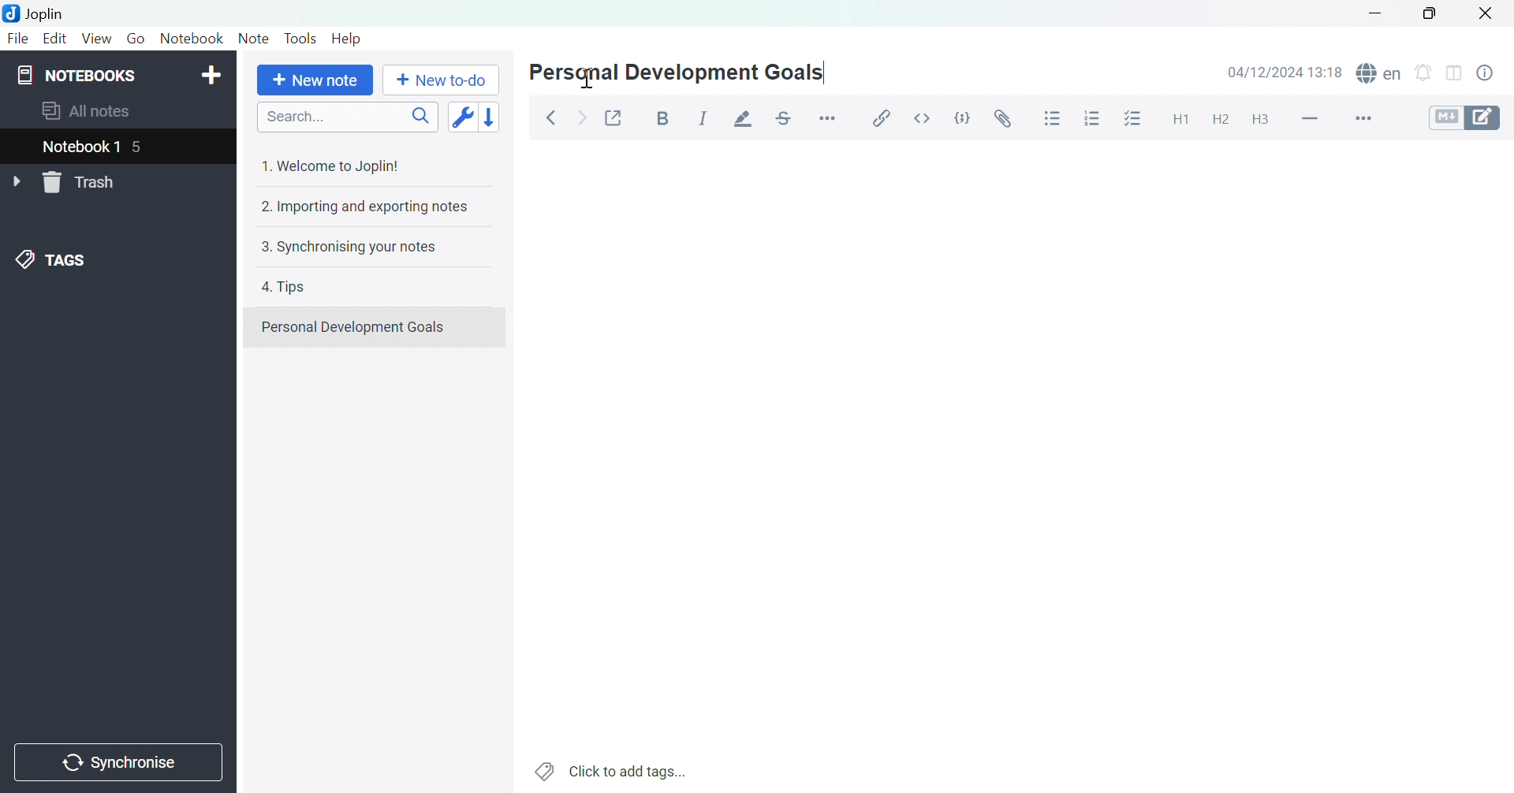  Describe the element at coordinates (95, 112) in the screenshot. I see `aLL NOTES` at that location.